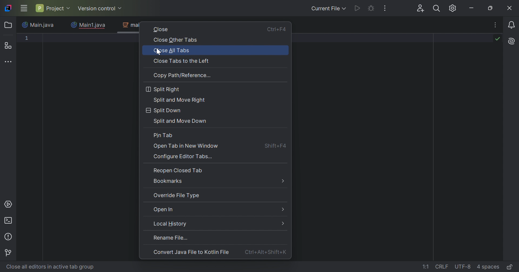  What do you see at coordinates (266, 252) in the screenshot?
I see `Ctrl+Alt+Shift+K` at bounding box center [266, 252].